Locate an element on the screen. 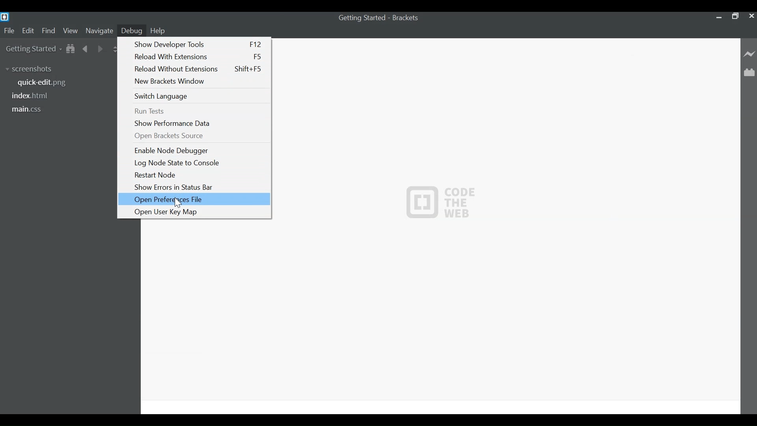  Reload Without Extensions is located at coordinates (197, 69).